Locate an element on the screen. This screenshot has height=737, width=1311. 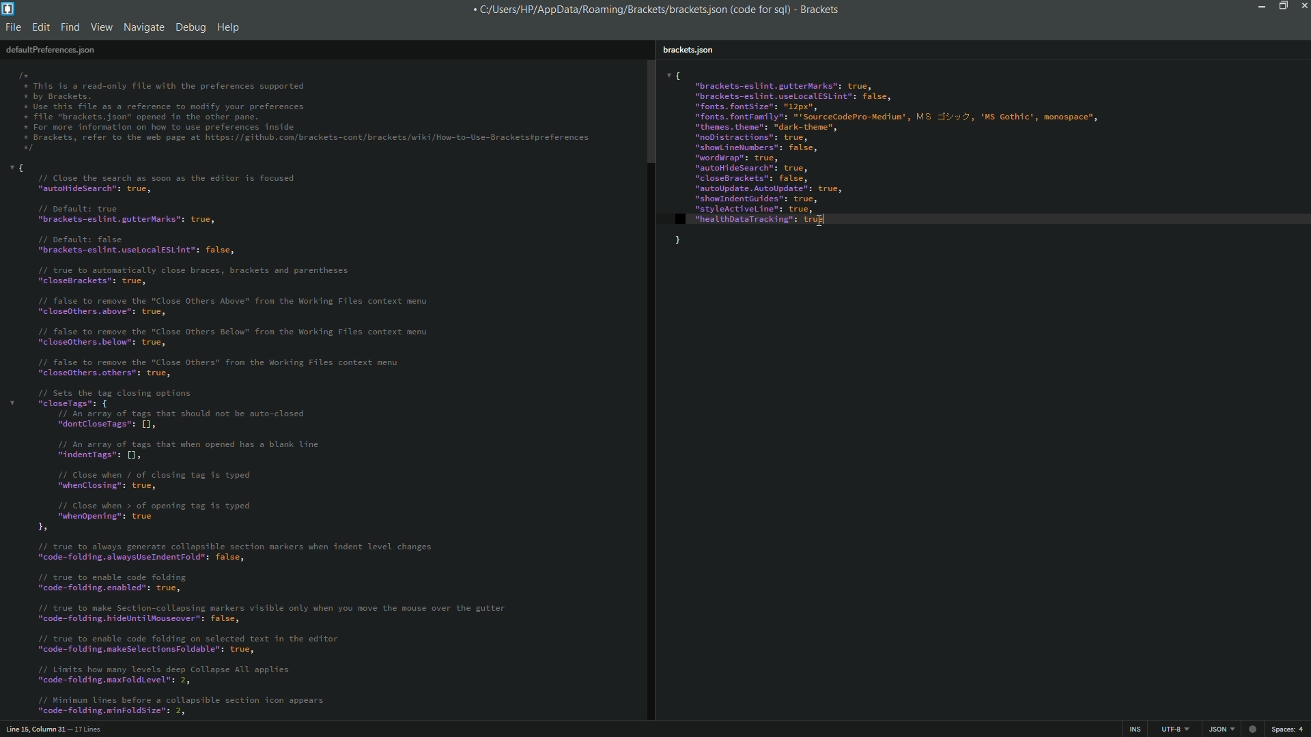
scroll bar is located at coordinates (650, 390).